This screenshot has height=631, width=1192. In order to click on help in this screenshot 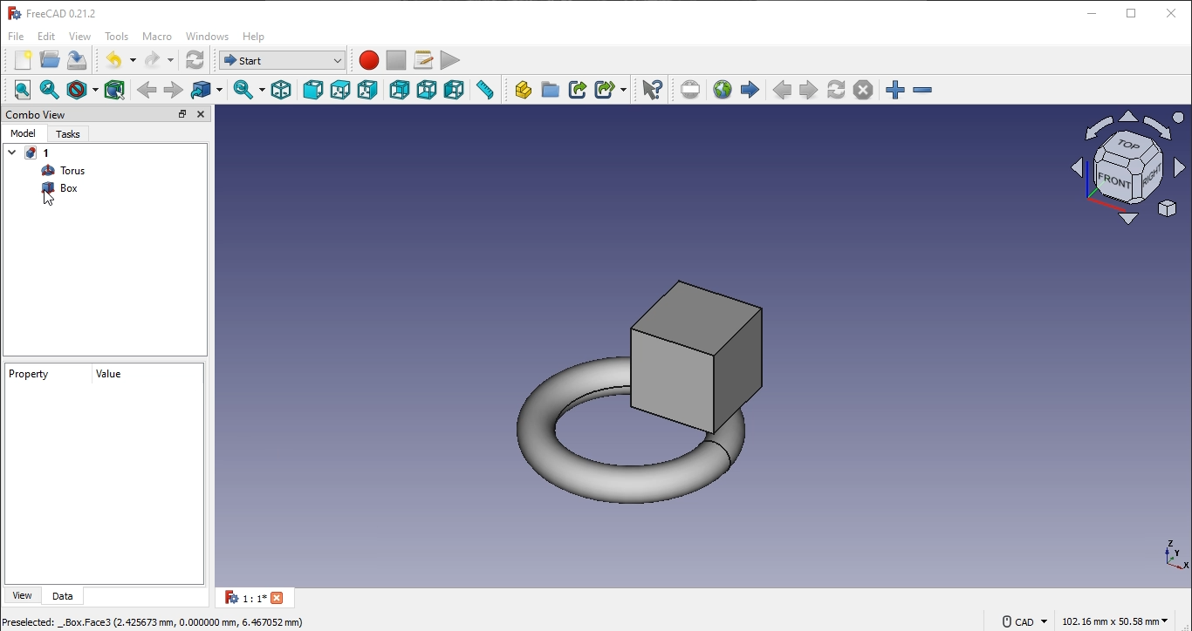, I will do `click(256, 37)`.